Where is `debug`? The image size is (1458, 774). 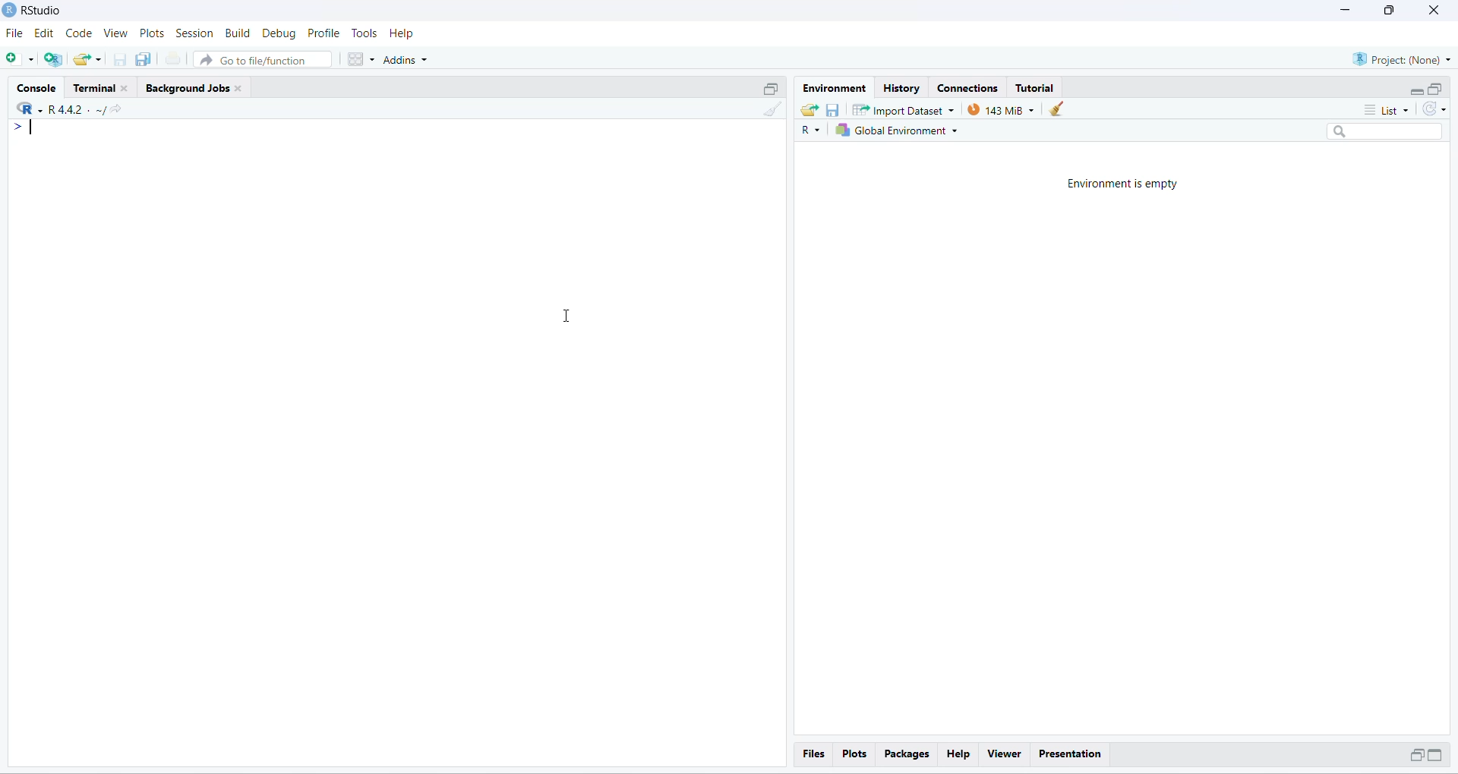 debug is located at coordinates (281, 33).